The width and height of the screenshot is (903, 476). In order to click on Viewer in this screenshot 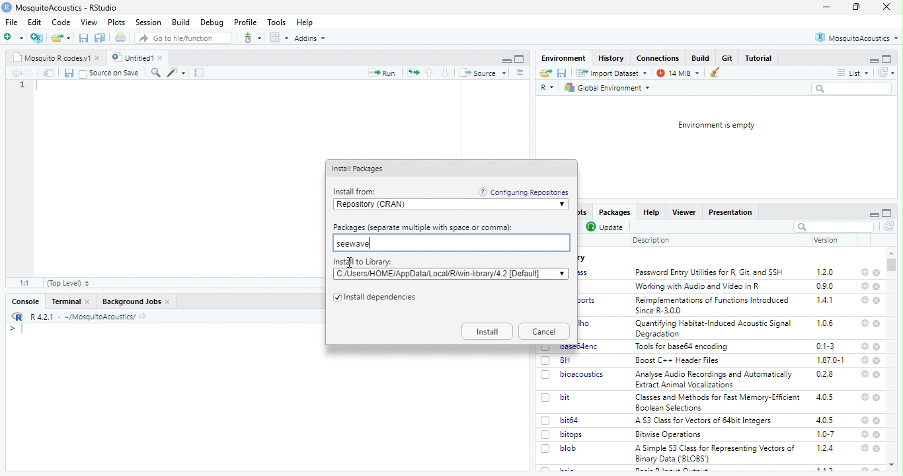, I will do `click(684, 212)`.